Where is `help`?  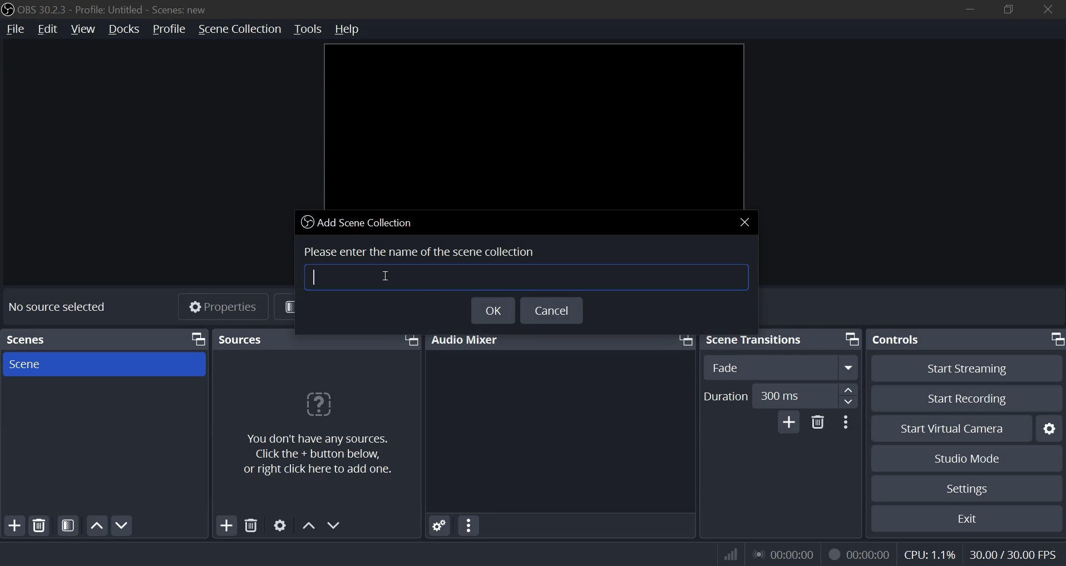
help is located at coordinates (352, 29).